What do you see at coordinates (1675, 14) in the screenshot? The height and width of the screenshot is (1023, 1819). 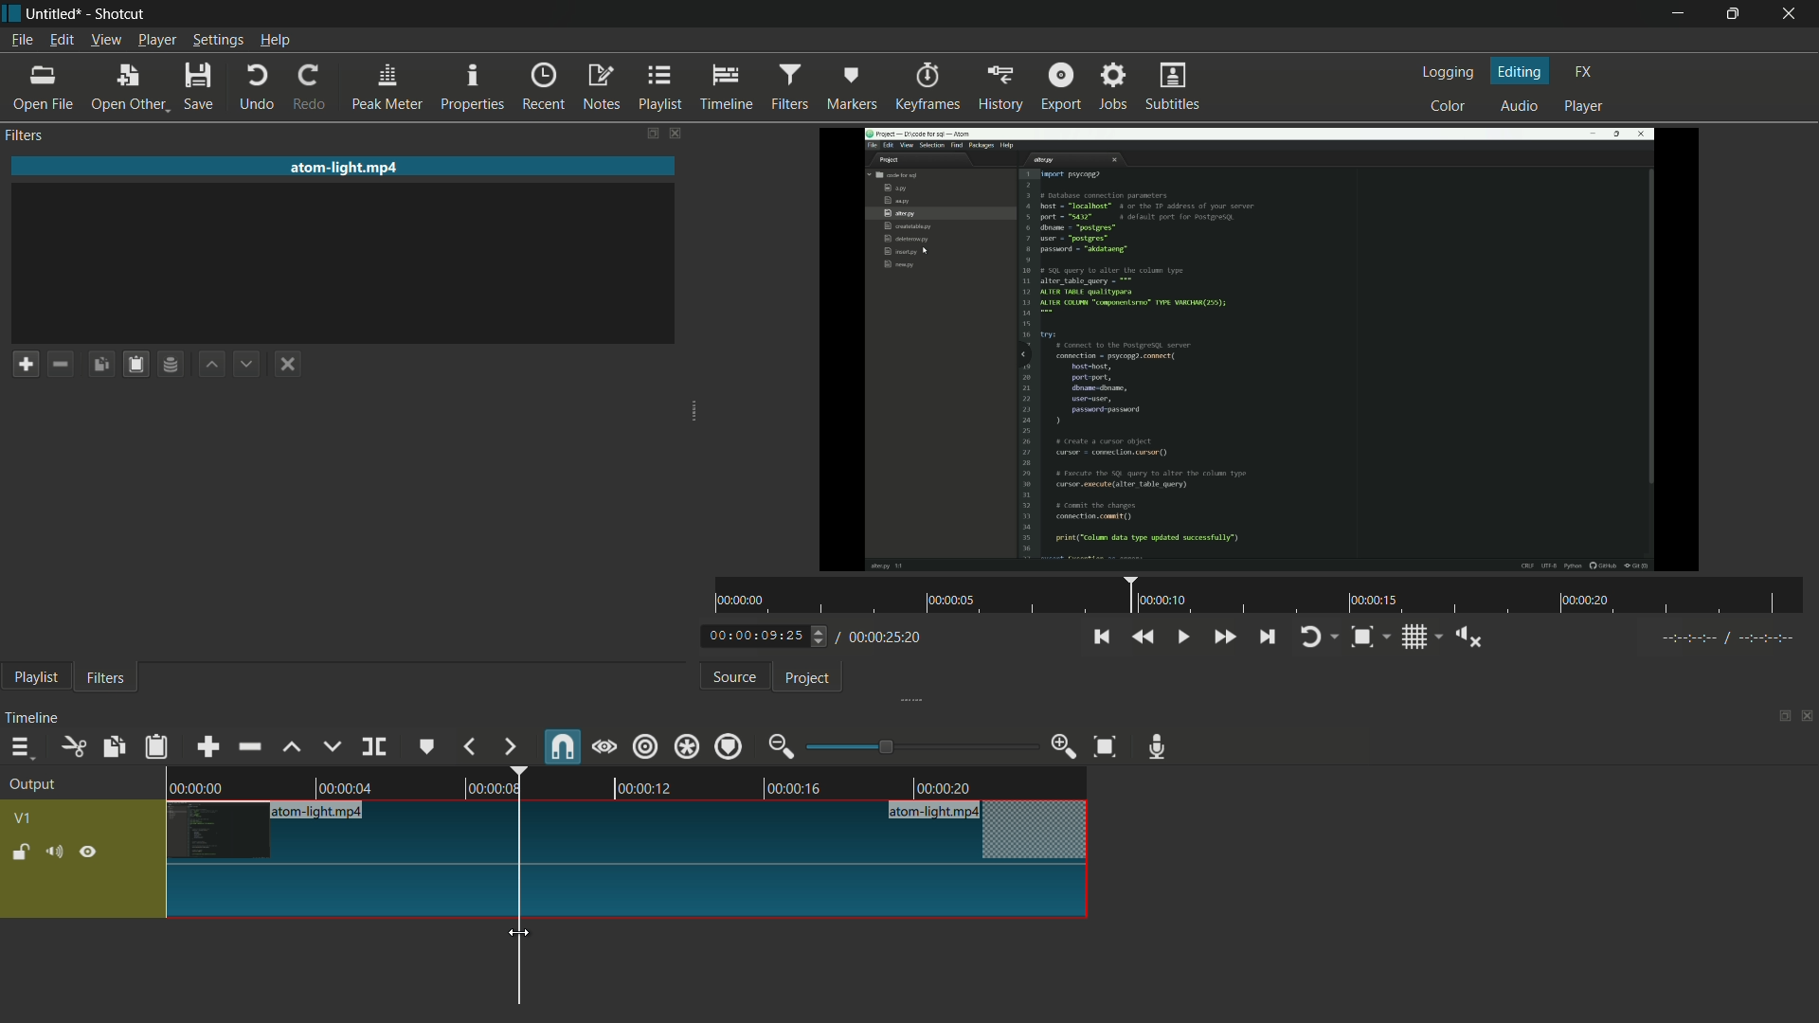 I see `minimize` at bounding box center [1675, 14].